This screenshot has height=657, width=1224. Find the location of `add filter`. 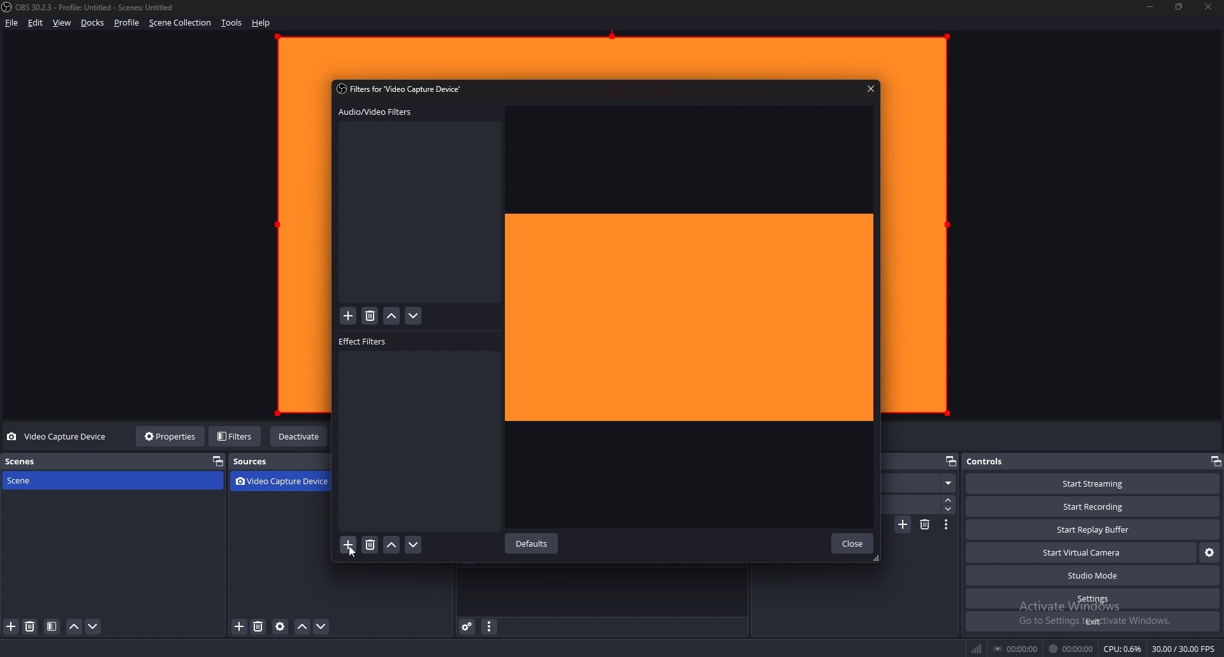

add filter is located at coordinates (349, 545).